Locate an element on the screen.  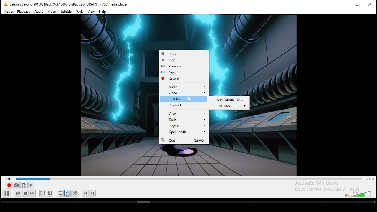
next media in playlist, skips forward when held is located at coordinates (33, 193).